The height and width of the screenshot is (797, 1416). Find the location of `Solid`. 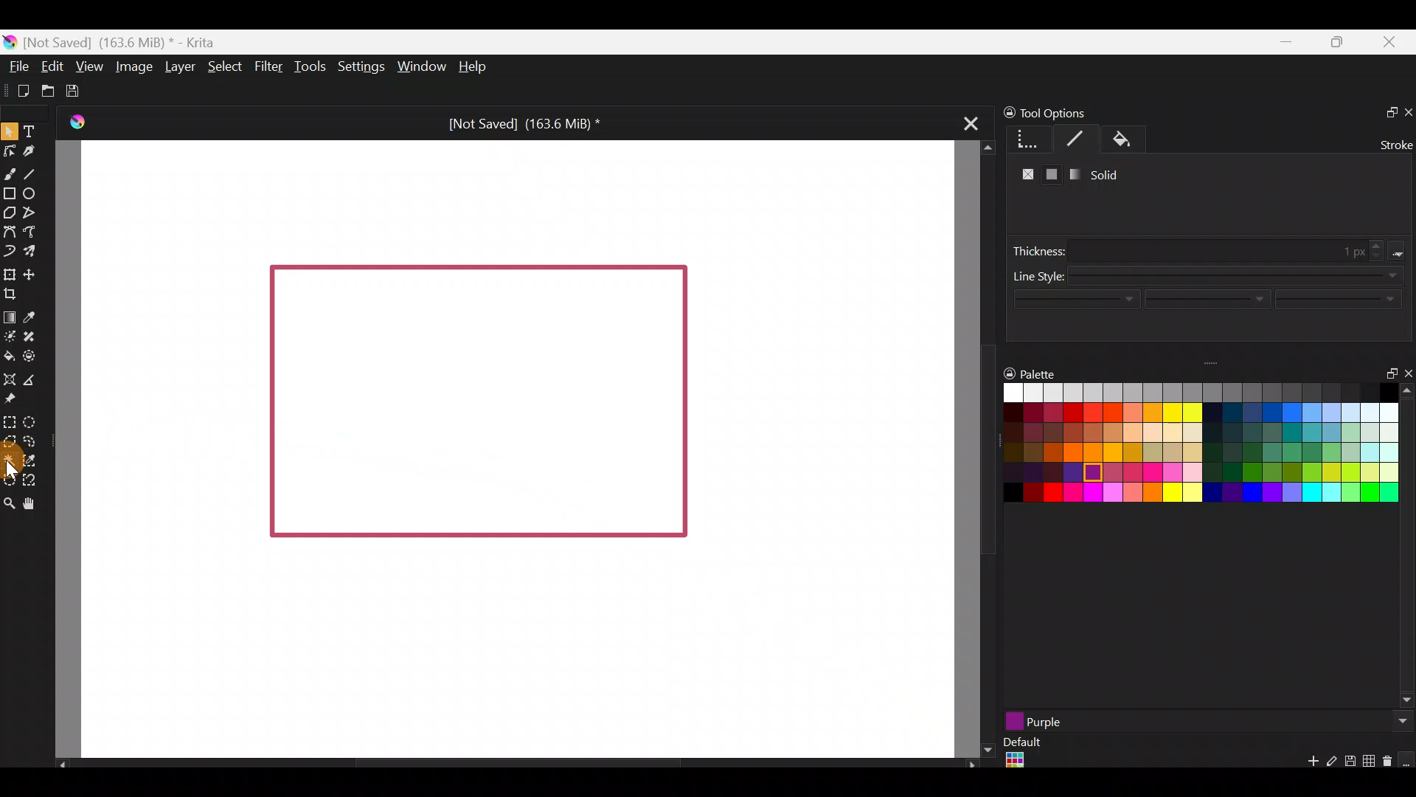

Solid is located at coordinates (1110, 173).